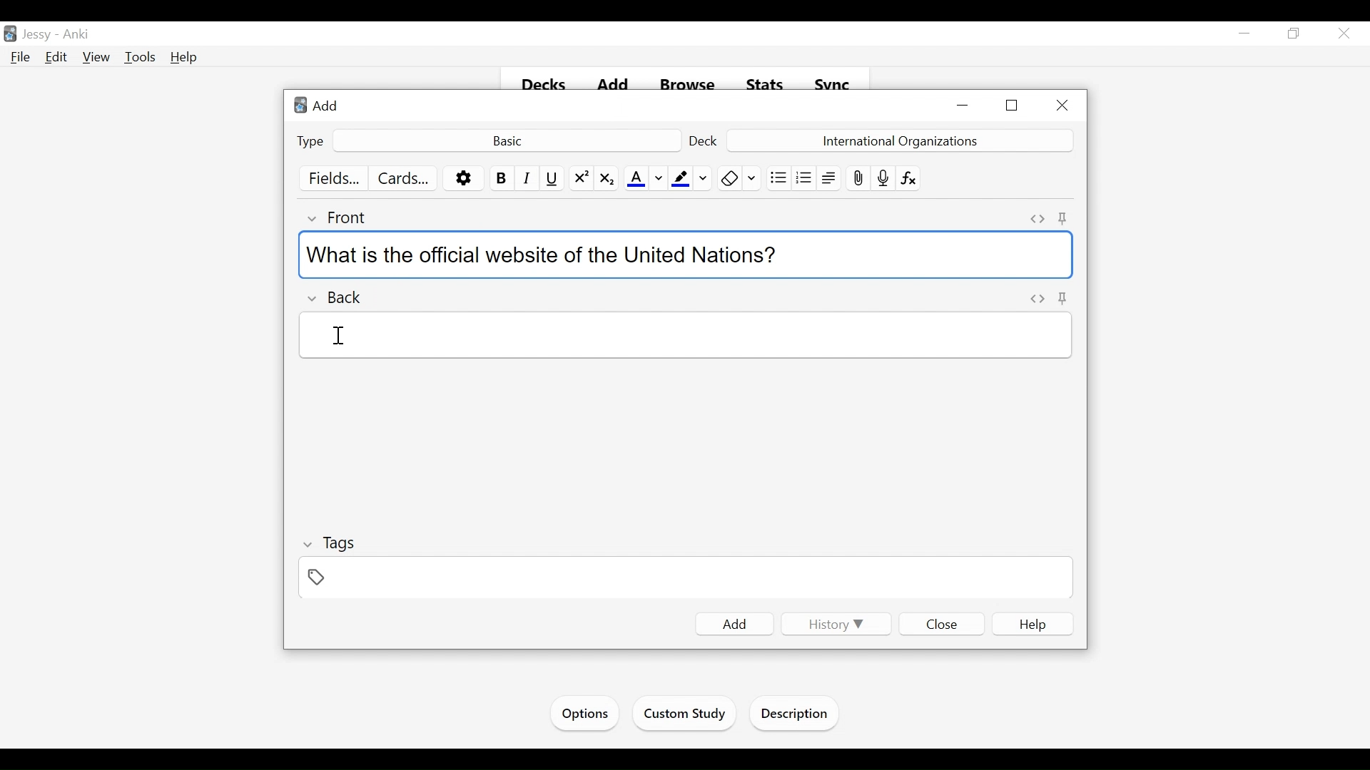 The width and height of the screenshot is (1370, 770). I want to click on Toggle HTML Editor, so click(1037, 297).